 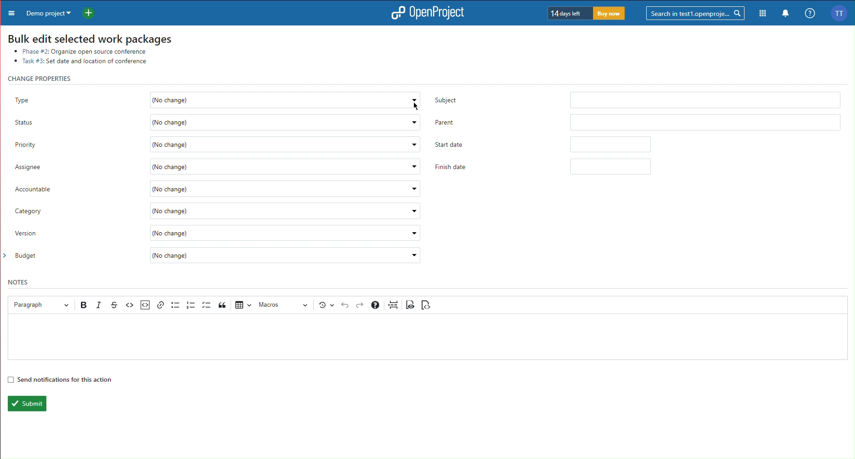 I want to click on Subject, so click(x=636, y=98).